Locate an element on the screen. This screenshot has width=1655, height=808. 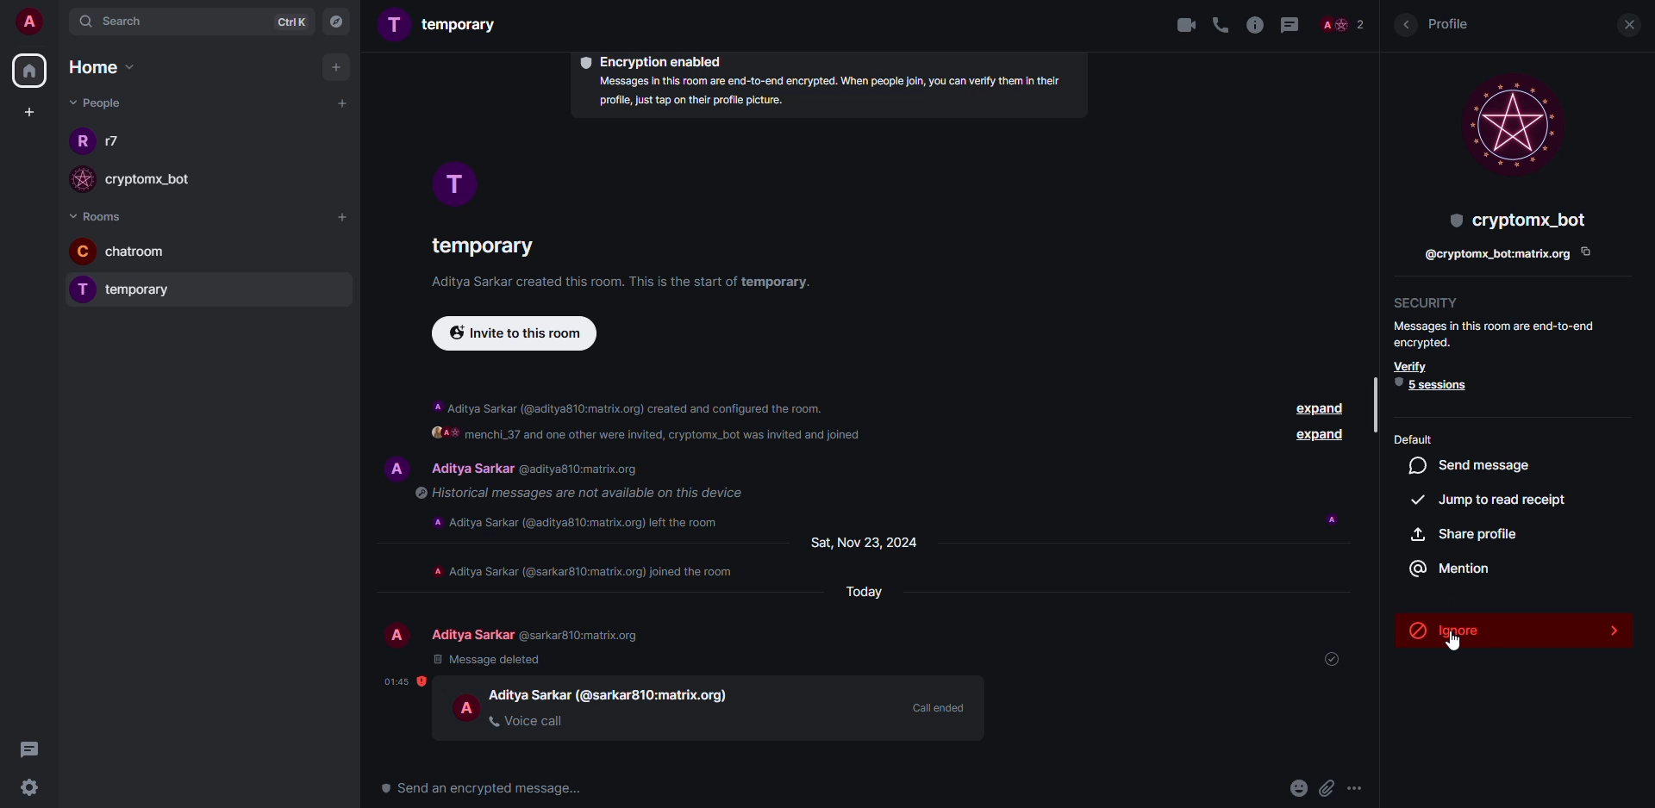
people is located at coordinates (95, 103).